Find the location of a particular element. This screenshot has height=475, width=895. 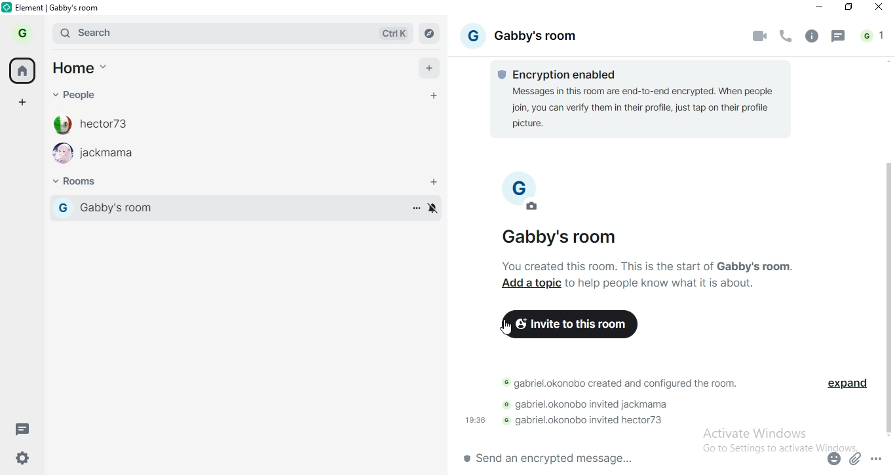

text 2 is located at coordinates (643, 281).